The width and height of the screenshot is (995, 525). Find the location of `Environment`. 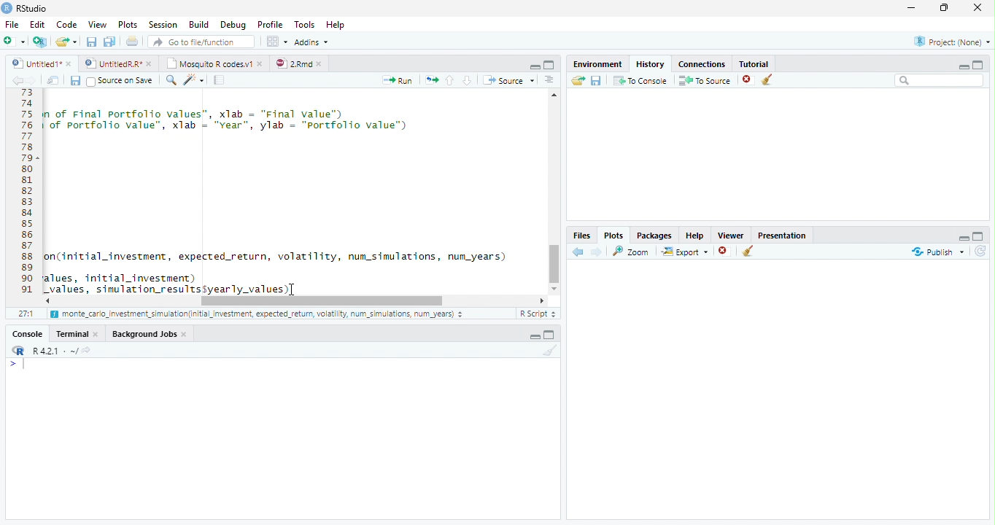

Environment is located at coordinates (597, 62).